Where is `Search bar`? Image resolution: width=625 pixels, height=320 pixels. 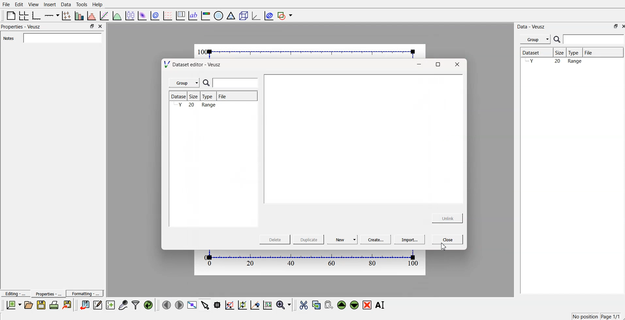
Search bar is located at coordinates (594, 40).